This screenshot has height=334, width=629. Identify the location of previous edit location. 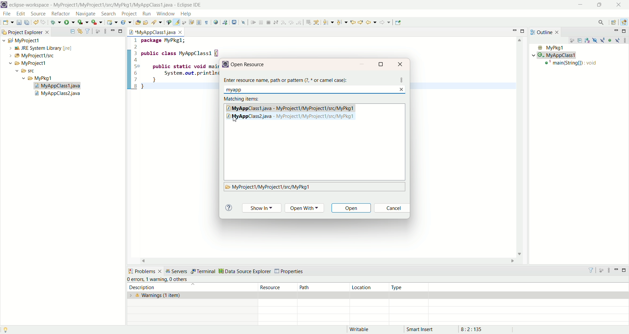
(352, 22).